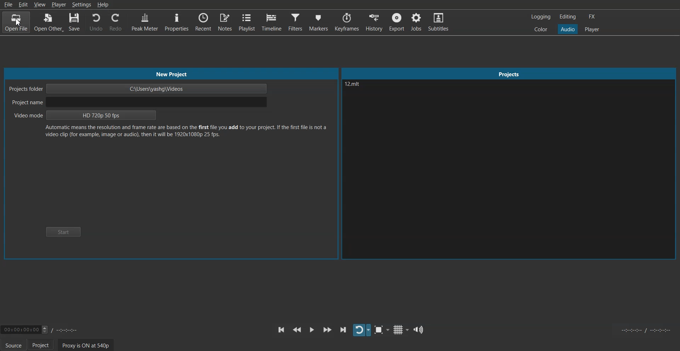 The image size is (680, 351). What do you see at coordinates (20, 26) in the screenshot?
I see `cursor` at bounding box center [20, 26].